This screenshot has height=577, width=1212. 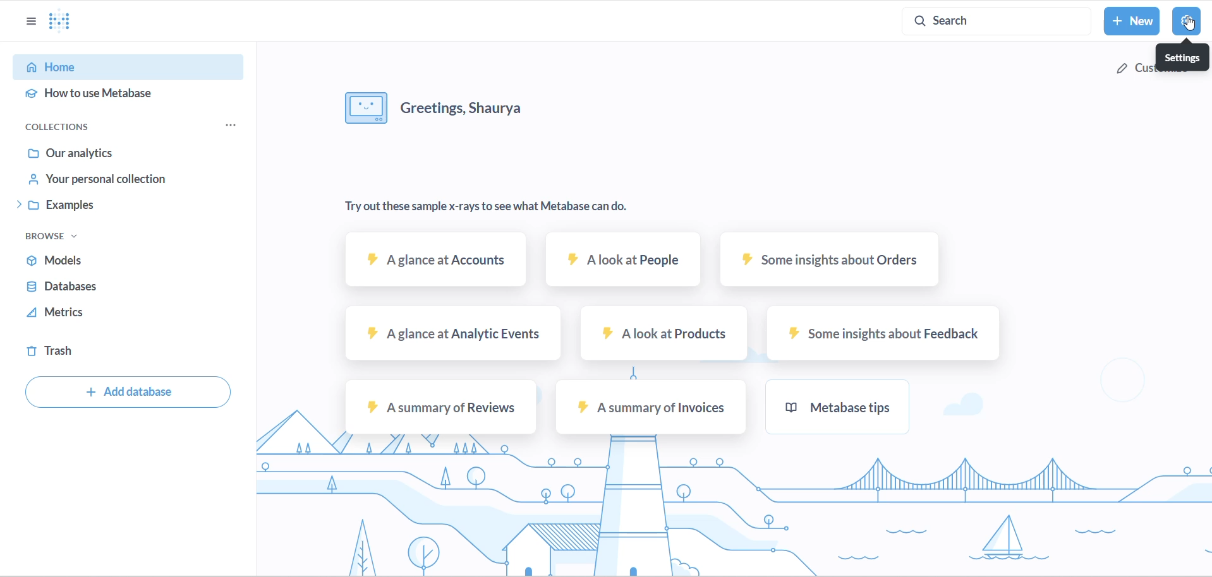 What do you see at coordinates (488, 207) in the screenshot?
I see `Try out these sample x-rays to see what Metabase can do.` at bounding box center [488, 207].